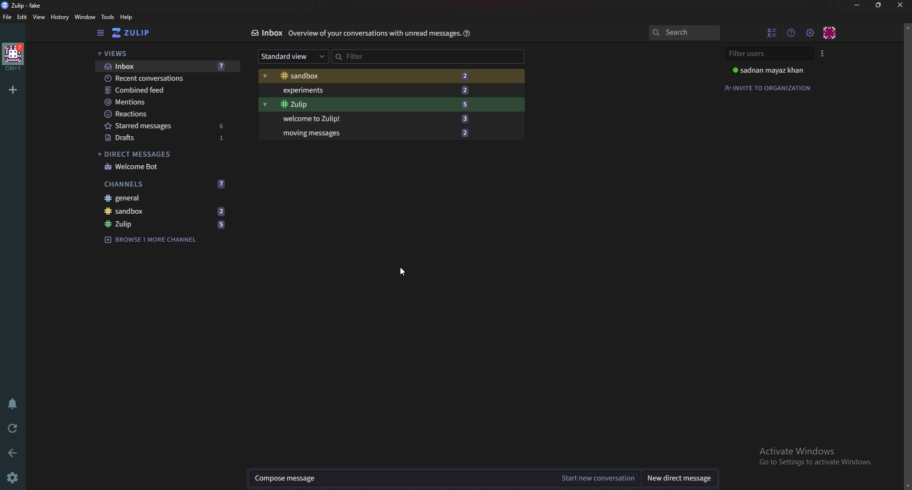 Image resolution: width=912 pixels, height=490 pixels. Describe the element at coordinates (134, 32) in the screenshot. I see `ZULIP` at that location.